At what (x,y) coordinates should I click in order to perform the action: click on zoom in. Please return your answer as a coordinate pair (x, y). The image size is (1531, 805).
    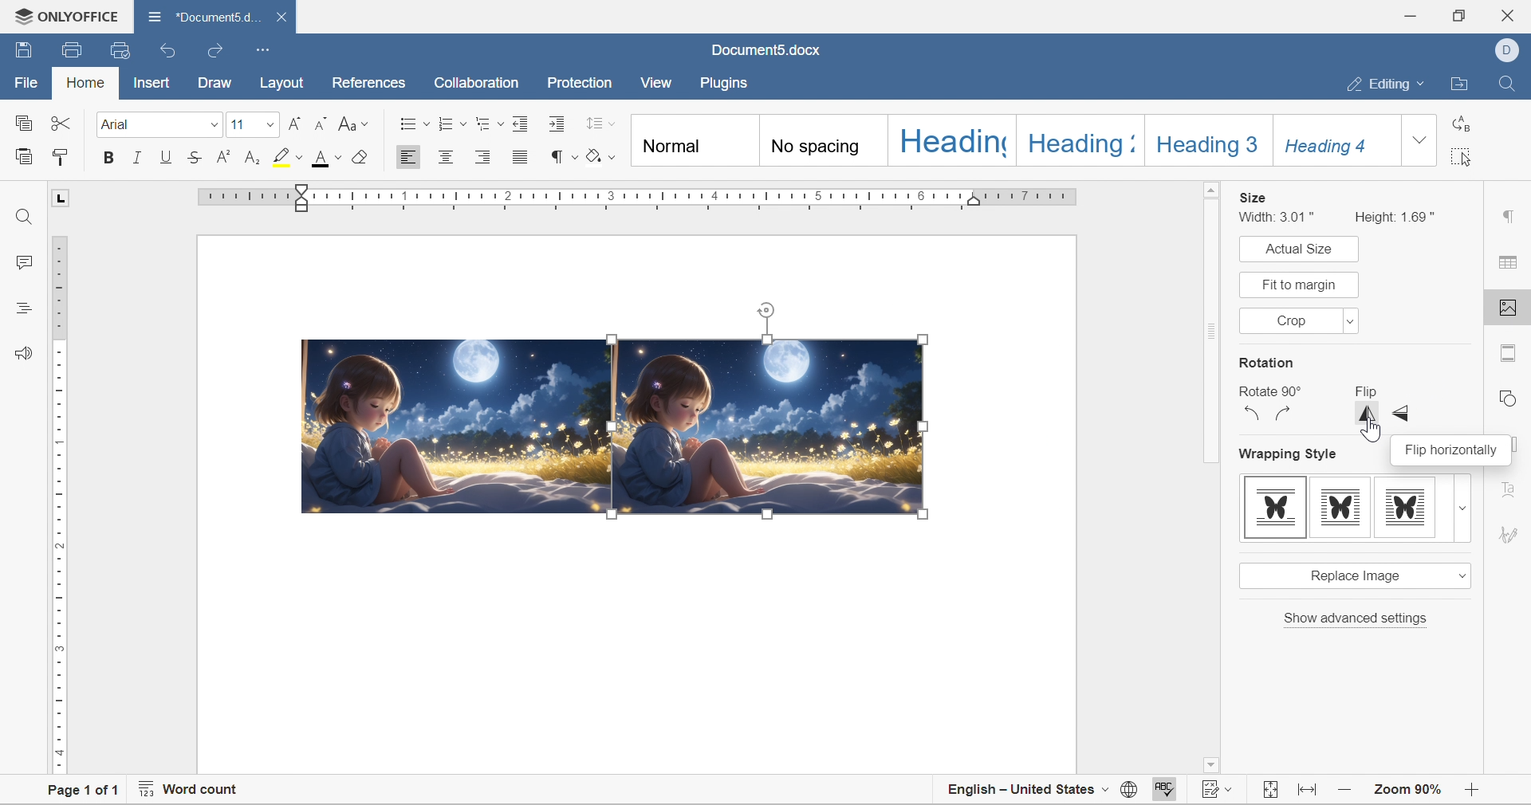
    Looking at the image, I should click on (1345, 791).